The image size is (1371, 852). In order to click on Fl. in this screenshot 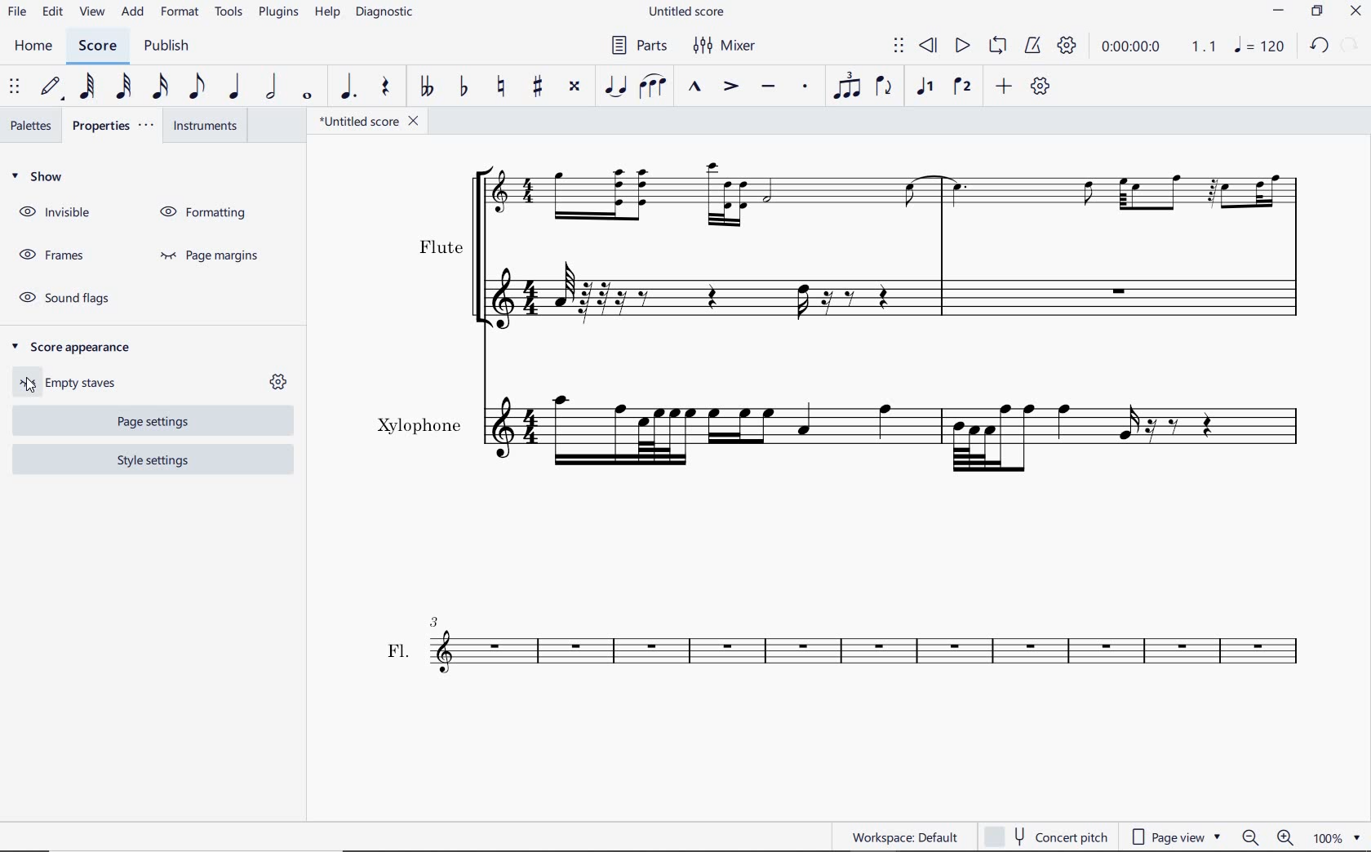, I will do `click(850, 663)`.